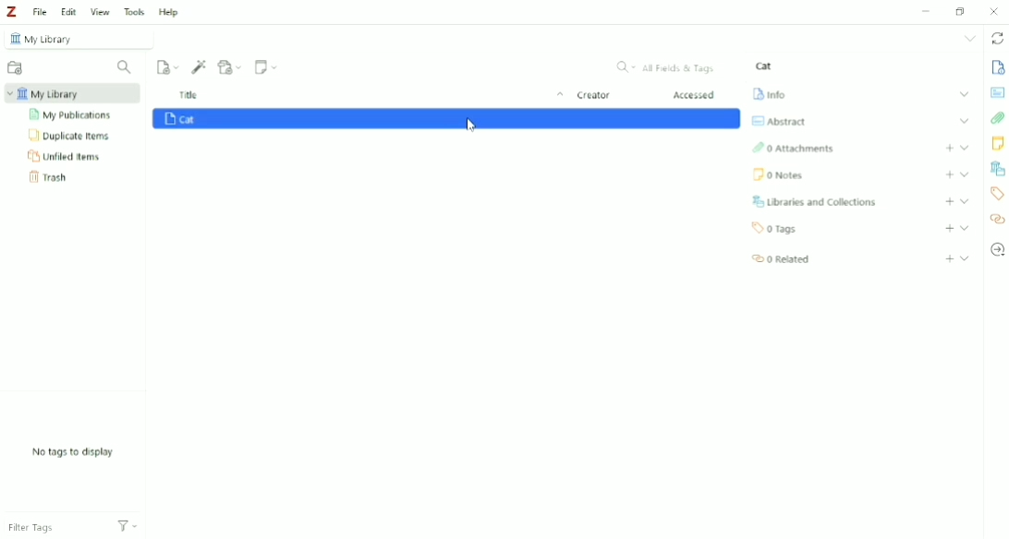  Describe the element at coordinates (813, 201) in the screenshot. I see `Libraries and Collections` at that location.